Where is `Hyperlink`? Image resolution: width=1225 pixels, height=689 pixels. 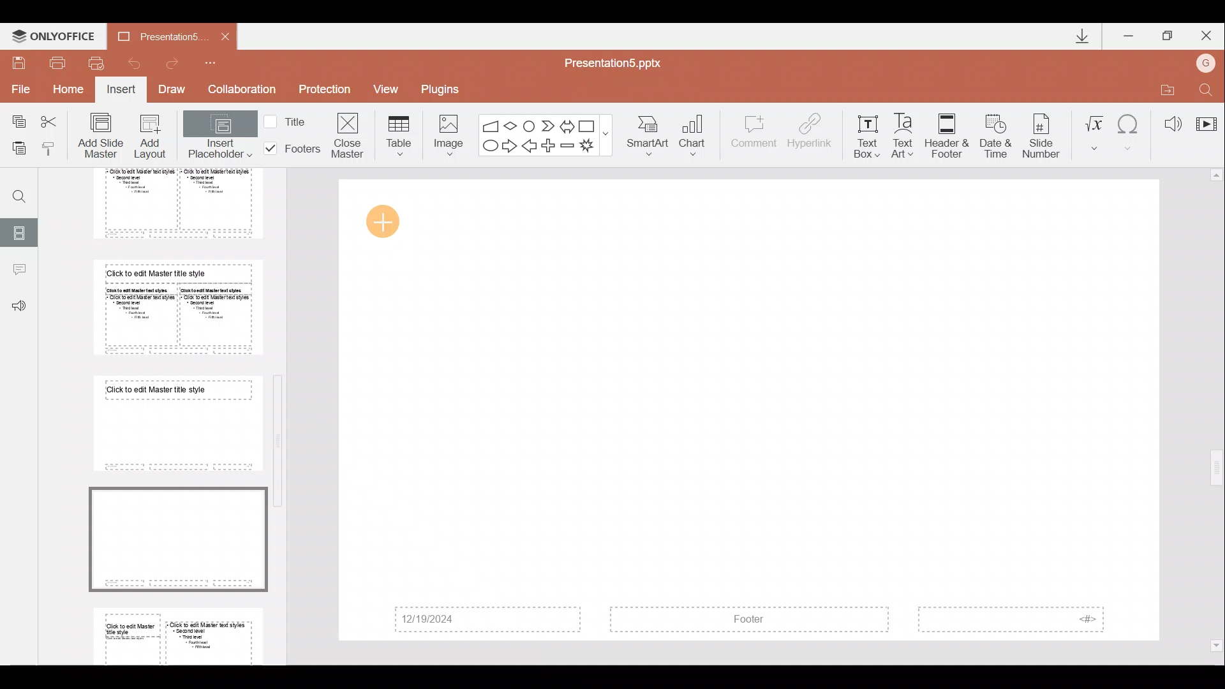 Hyperlink is located at coordinates (811, 133).